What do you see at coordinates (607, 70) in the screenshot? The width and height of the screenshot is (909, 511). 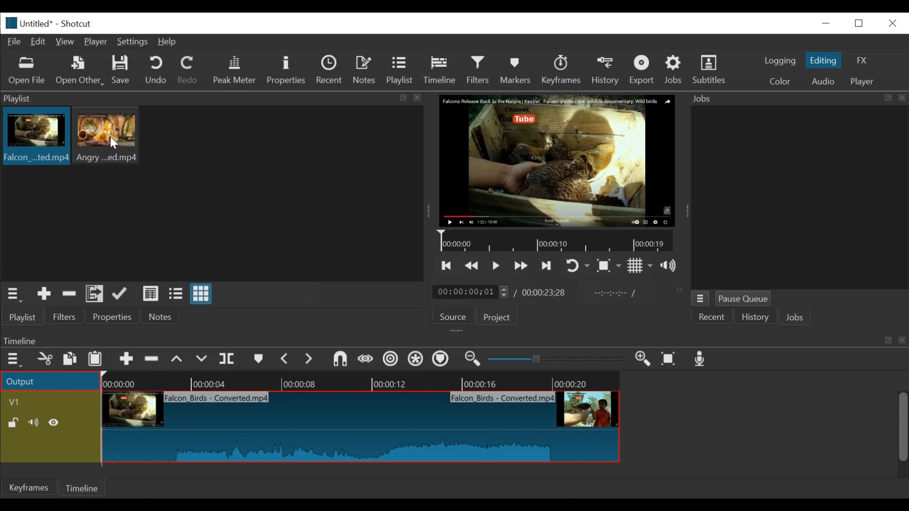 I see `History` at bounding box center [607, 70].